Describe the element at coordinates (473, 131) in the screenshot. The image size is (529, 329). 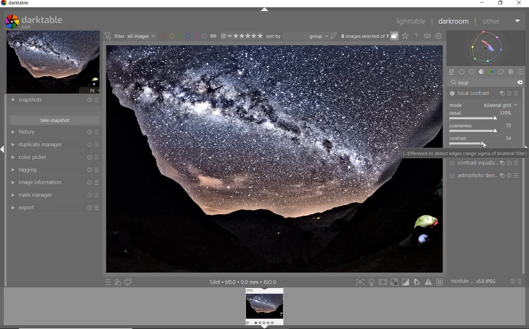
I see `coarseness slider` at that location.